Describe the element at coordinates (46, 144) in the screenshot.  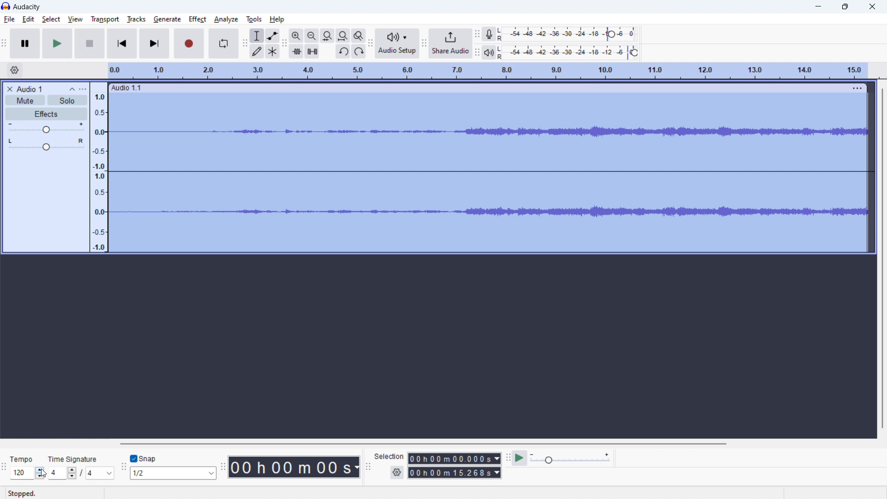
I see `pan: center` at that location.